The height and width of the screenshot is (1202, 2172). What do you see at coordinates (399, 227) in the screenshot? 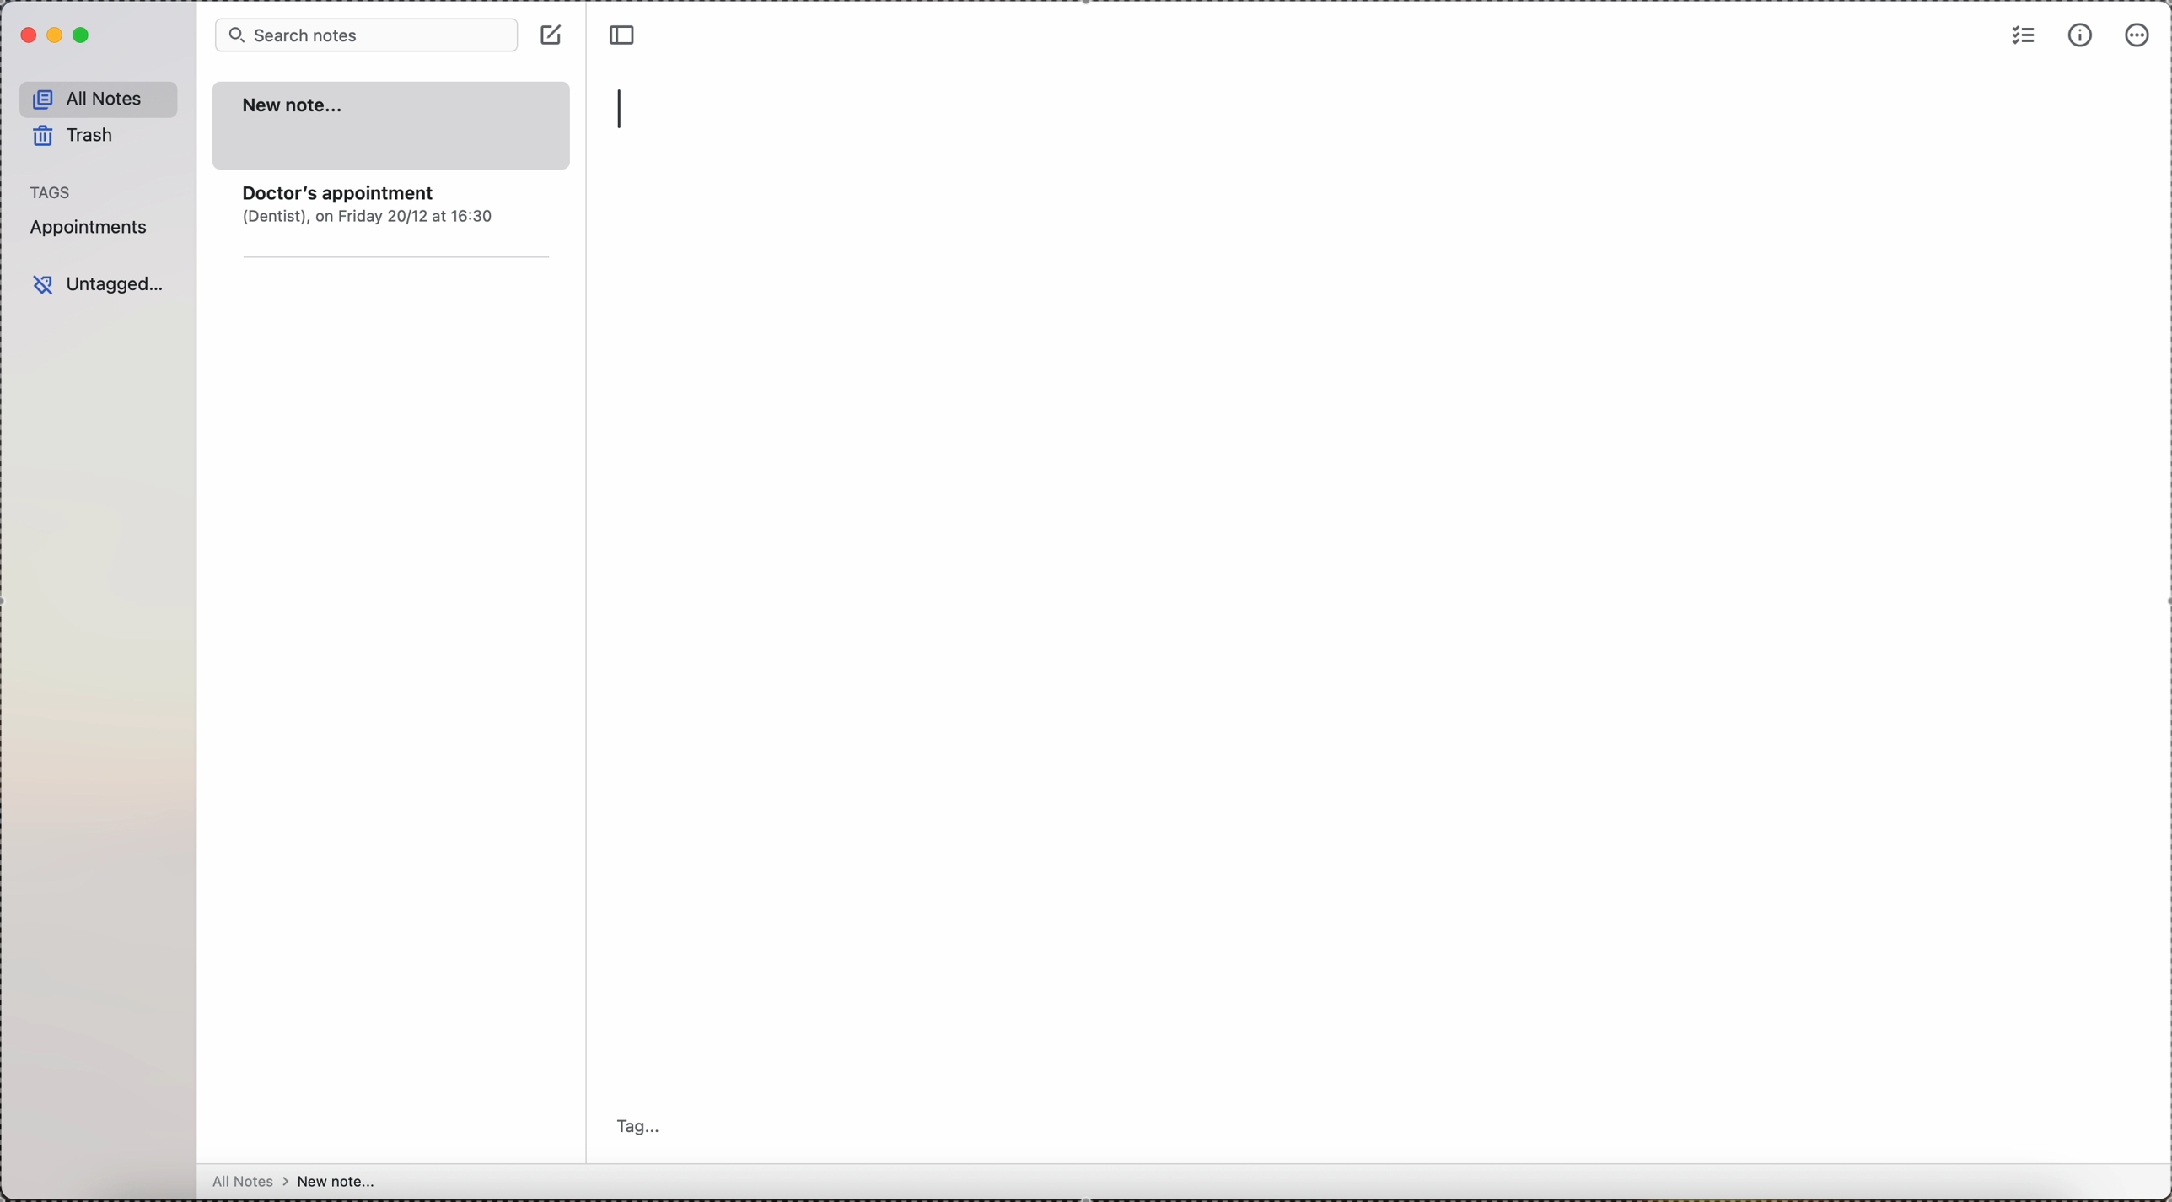
I see `note` at bounding box center [399, 227].